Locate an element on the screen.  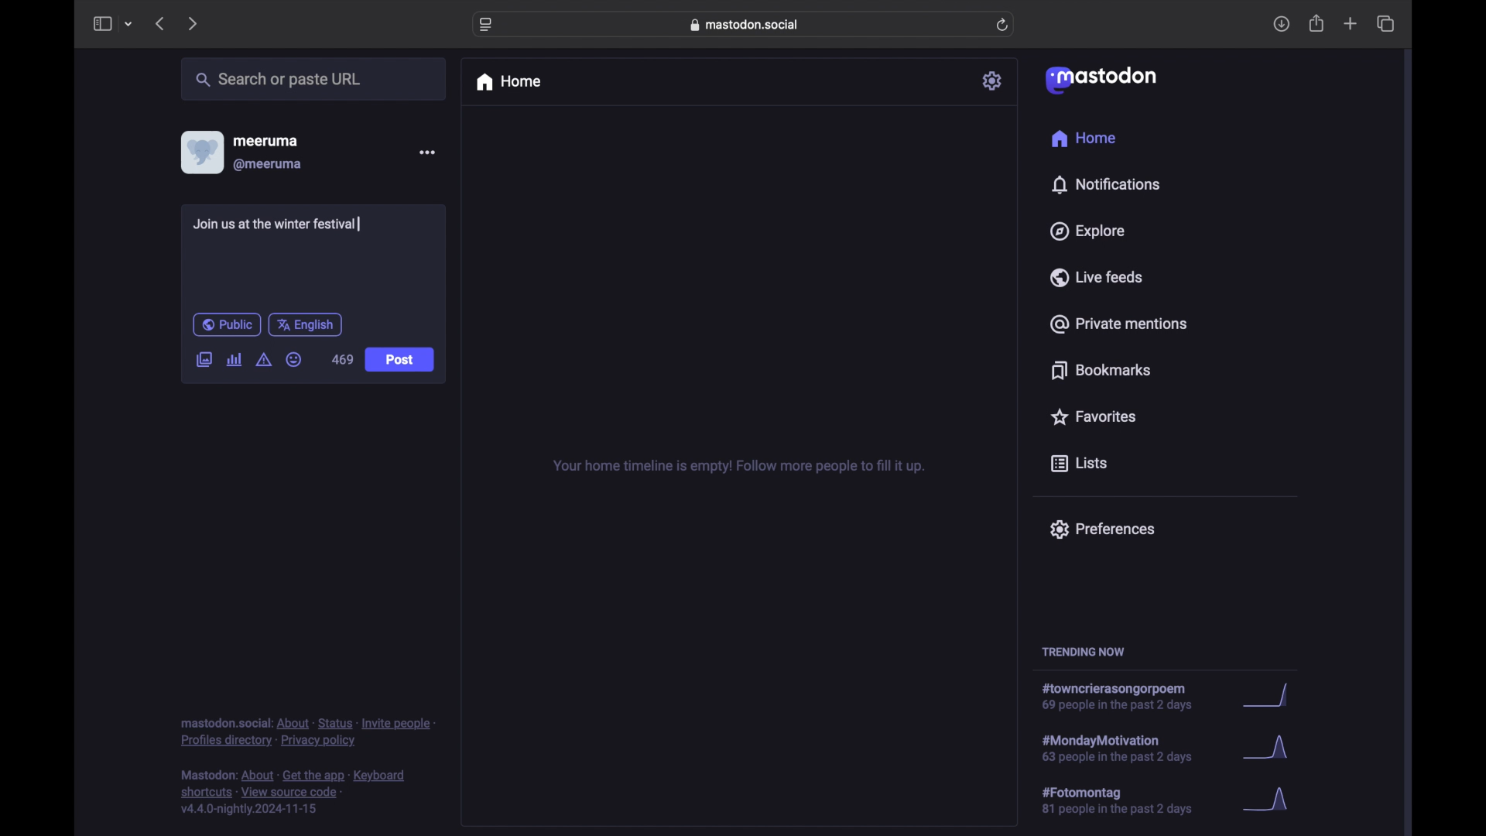
meeruma is located at coordinates (265, 140).